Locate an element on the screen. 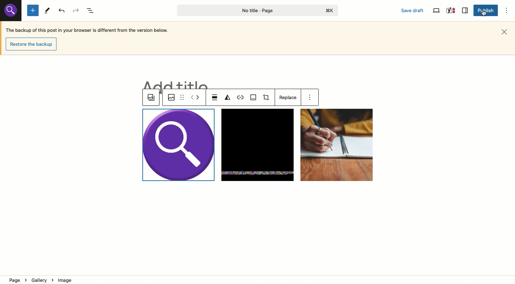 This screenshot has width=515, height=284. Document overview is located at coordinates (92, 10).